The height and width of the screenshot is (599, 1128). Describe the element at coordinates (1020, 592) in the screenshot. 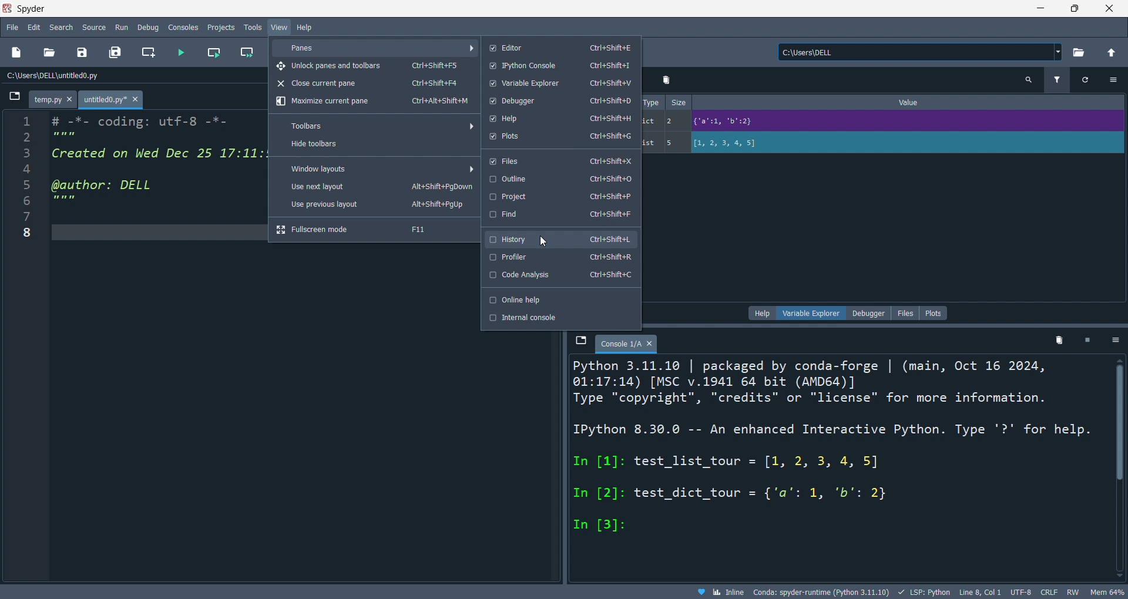

I see `file encoding` at that location.